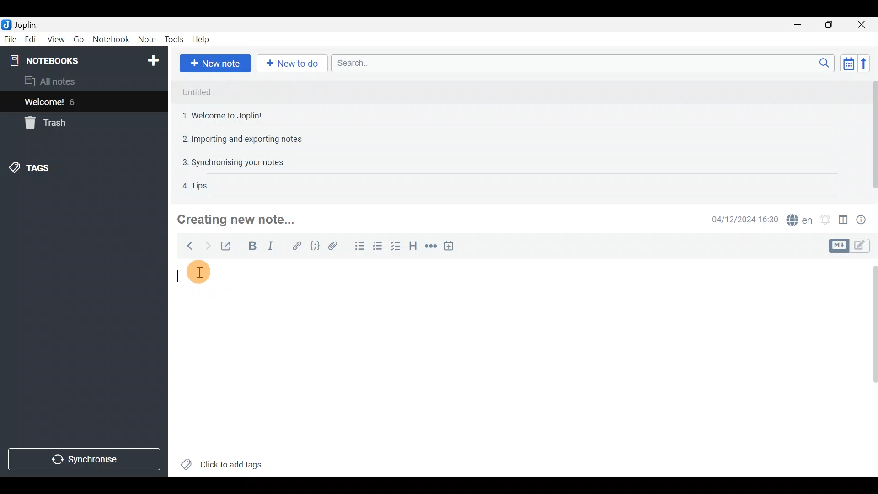 The width and height of the screenshot is (878, 494). What do you see at coordinates (206, 246) in the screenshot?
I see `Forward` at bounding box center [206, 246].